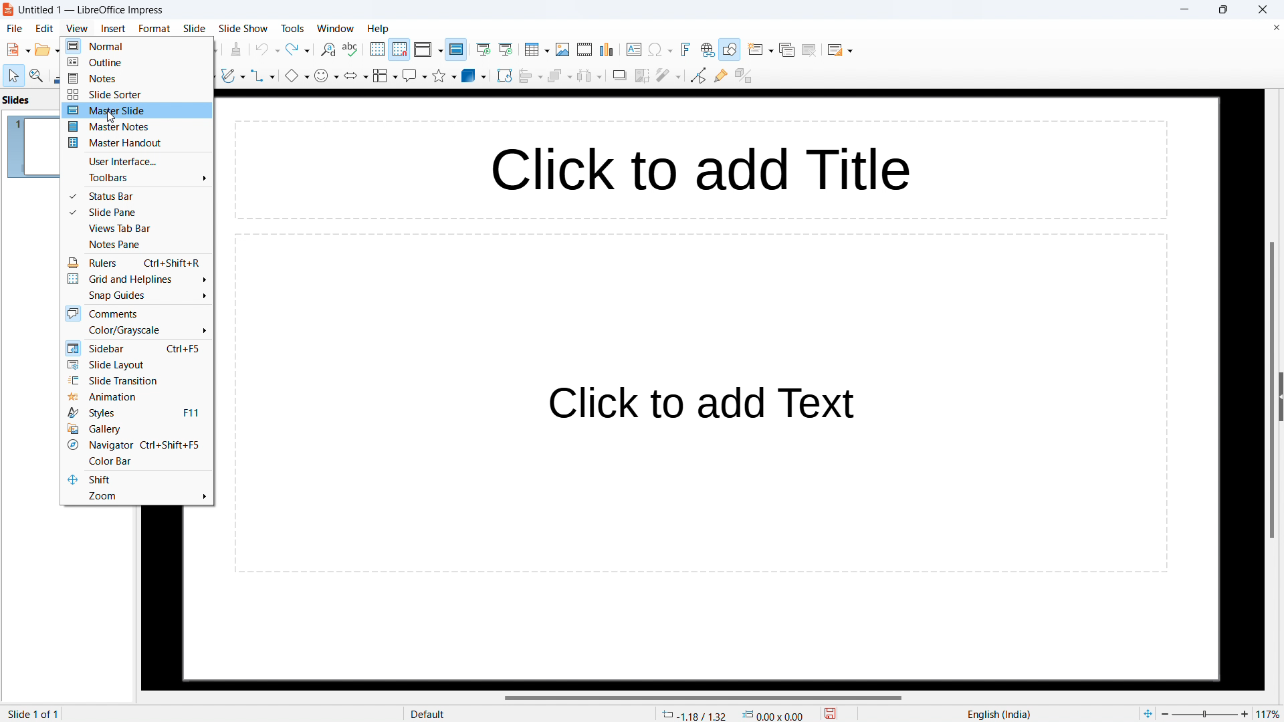 The height and width of the screenshot is (722, 1284). What do you see at coordinates (137, 380) in the screenshot?
I see `slide transition` at bounding box center [137, 380].